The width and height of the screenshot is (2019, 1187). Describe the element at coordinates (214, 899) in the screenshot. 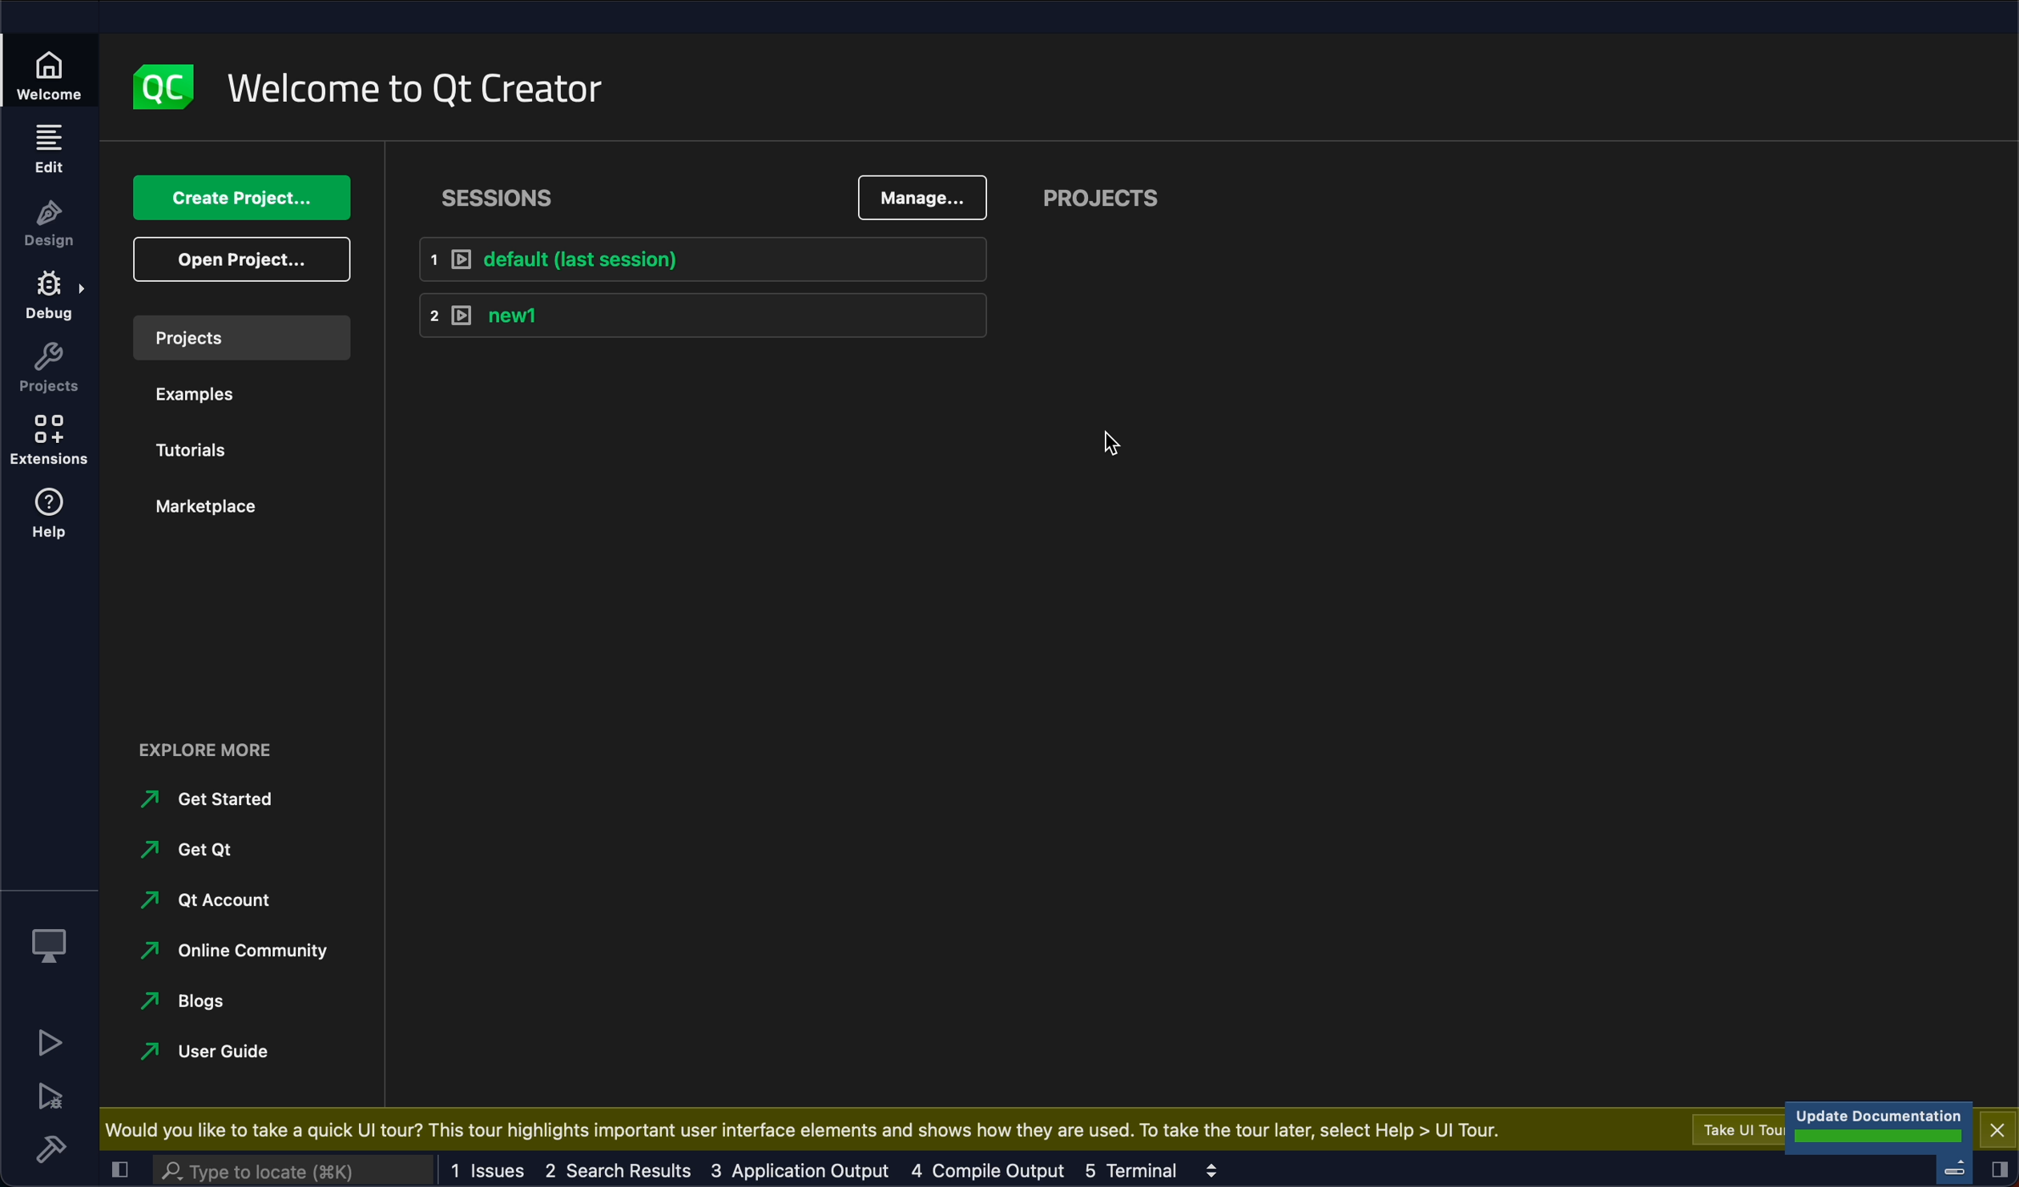

I see `qt account` at that location.